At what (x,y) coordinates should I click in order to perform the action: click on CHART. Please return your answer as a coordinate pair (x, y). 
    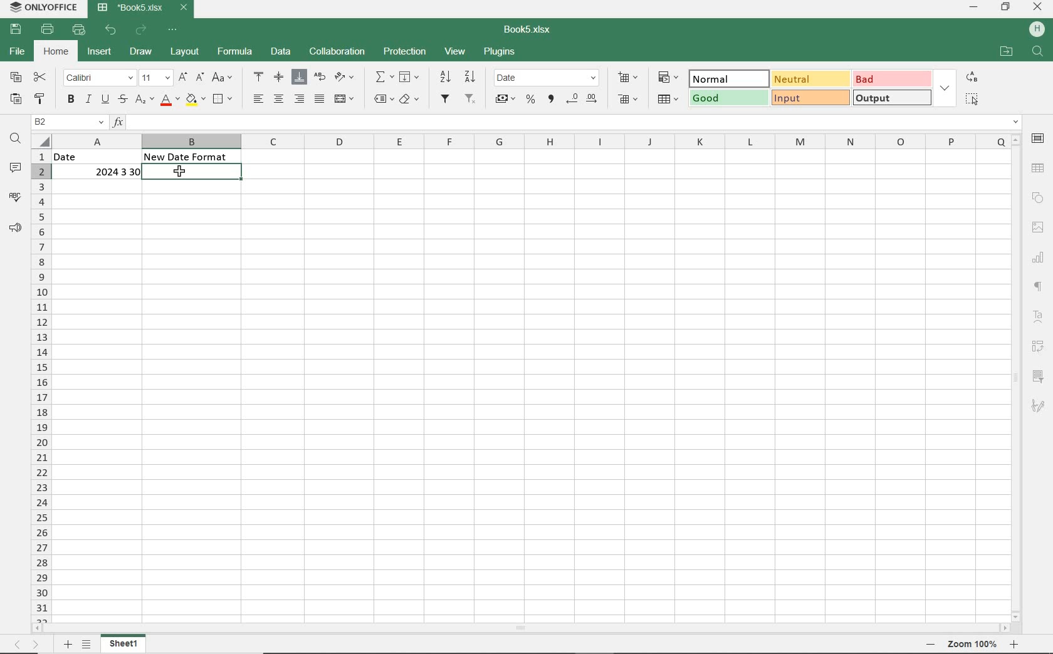
    Looking at the image, I should click on (1040, 256).